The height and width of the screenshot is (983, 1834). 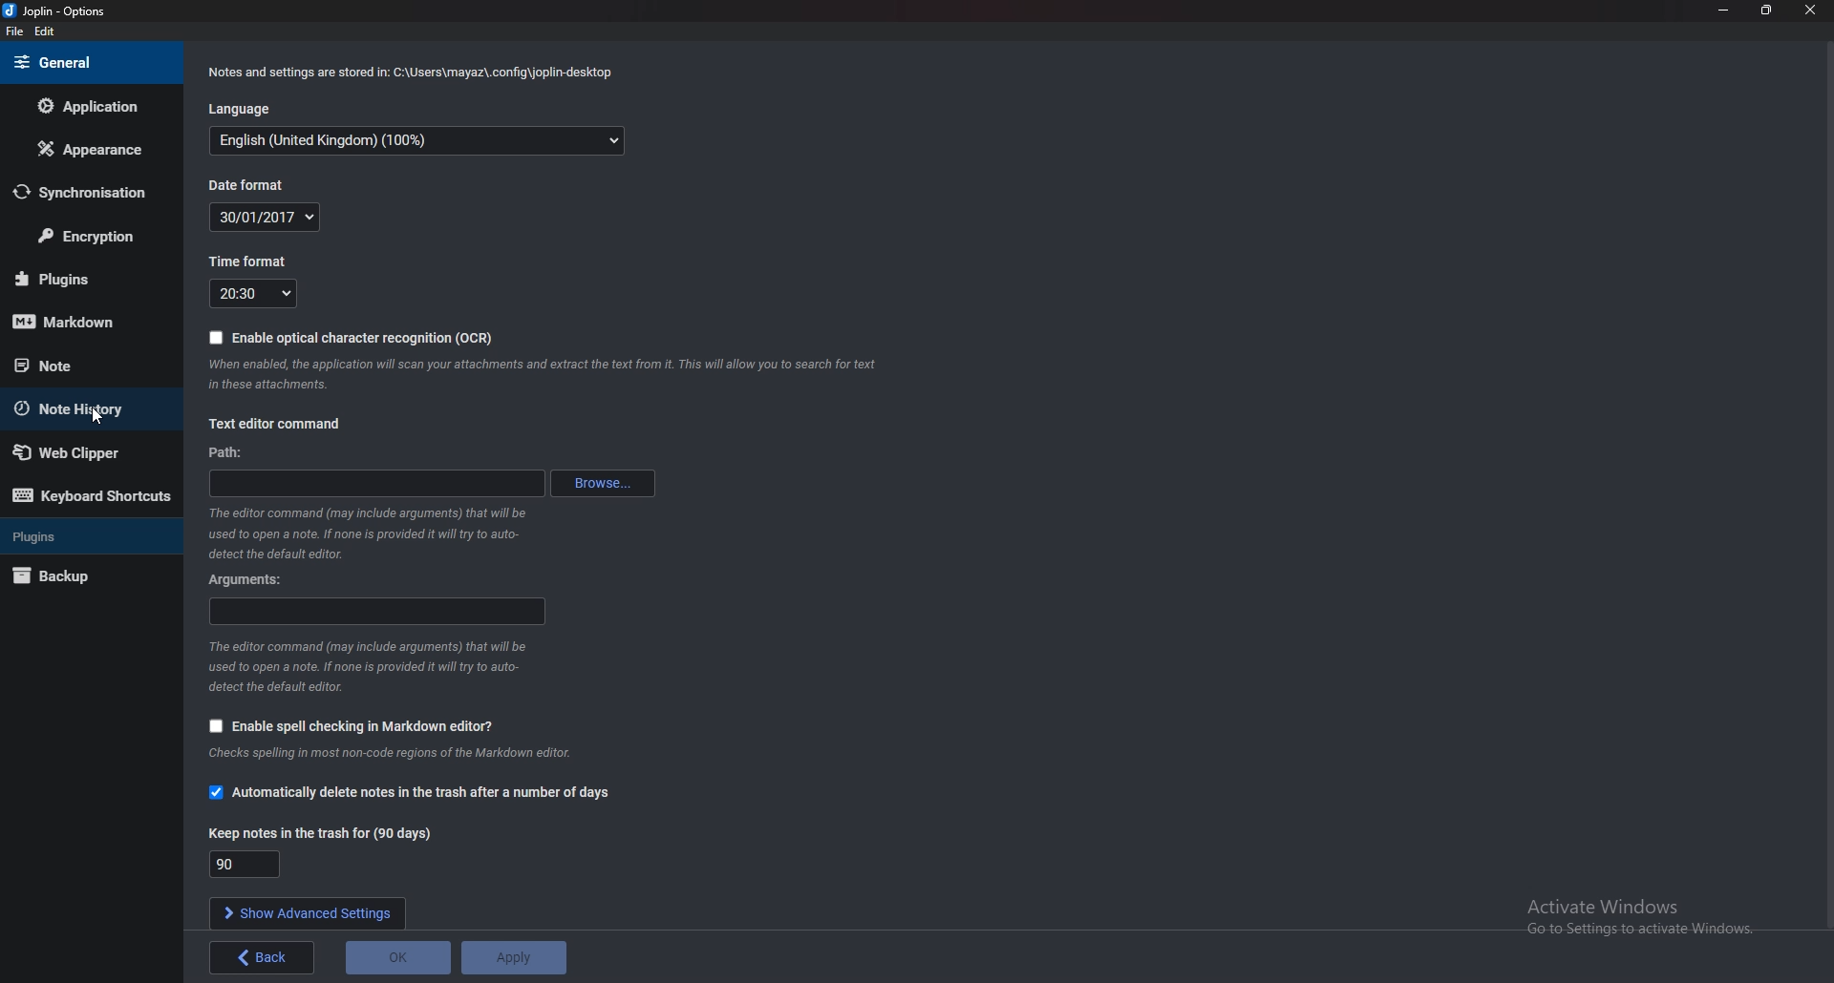 What do you see at coordinates (80, 281) in the screenshot?
I see `Plugins` at bounding box center [80, 281].